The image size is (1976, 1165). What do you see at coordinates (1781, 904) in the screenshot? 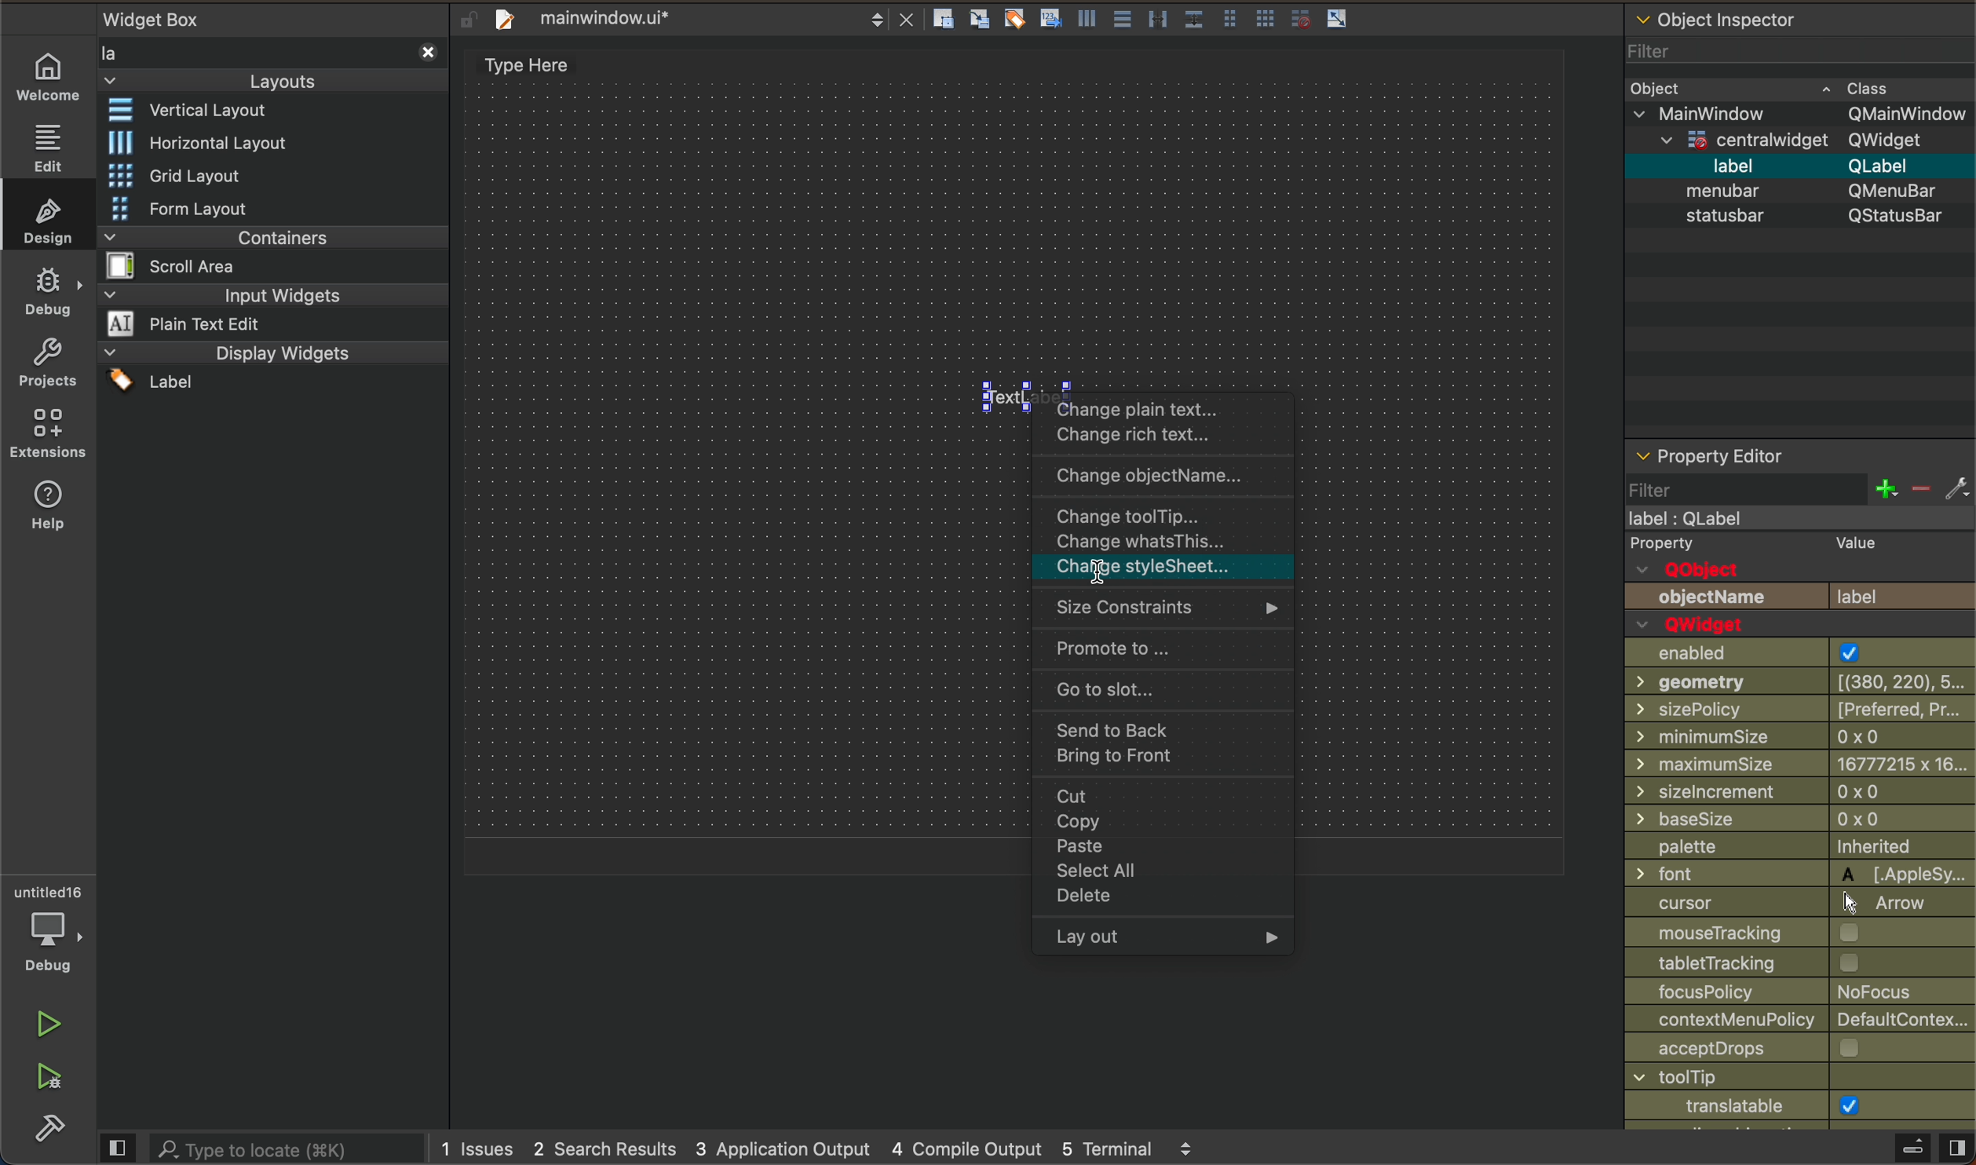
I see `cursor` at bounding box center [1781, 904].